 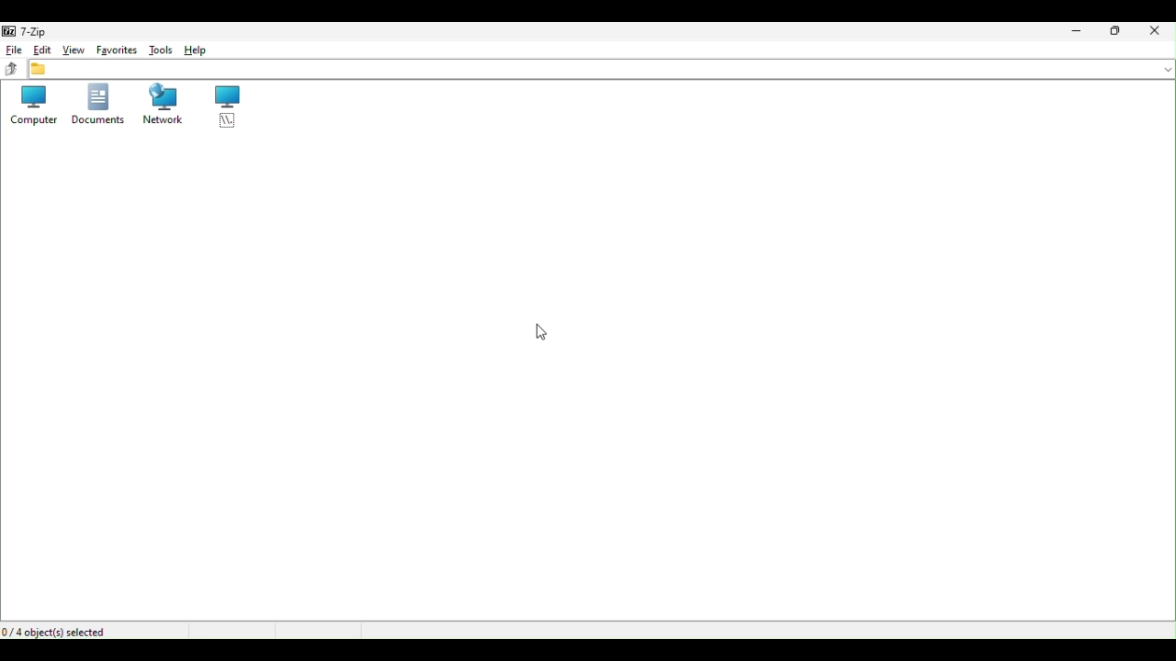 What do you see at coordinates (40, 50) in the screenshot?
I see `Edit` at bounding box center [40, 50].